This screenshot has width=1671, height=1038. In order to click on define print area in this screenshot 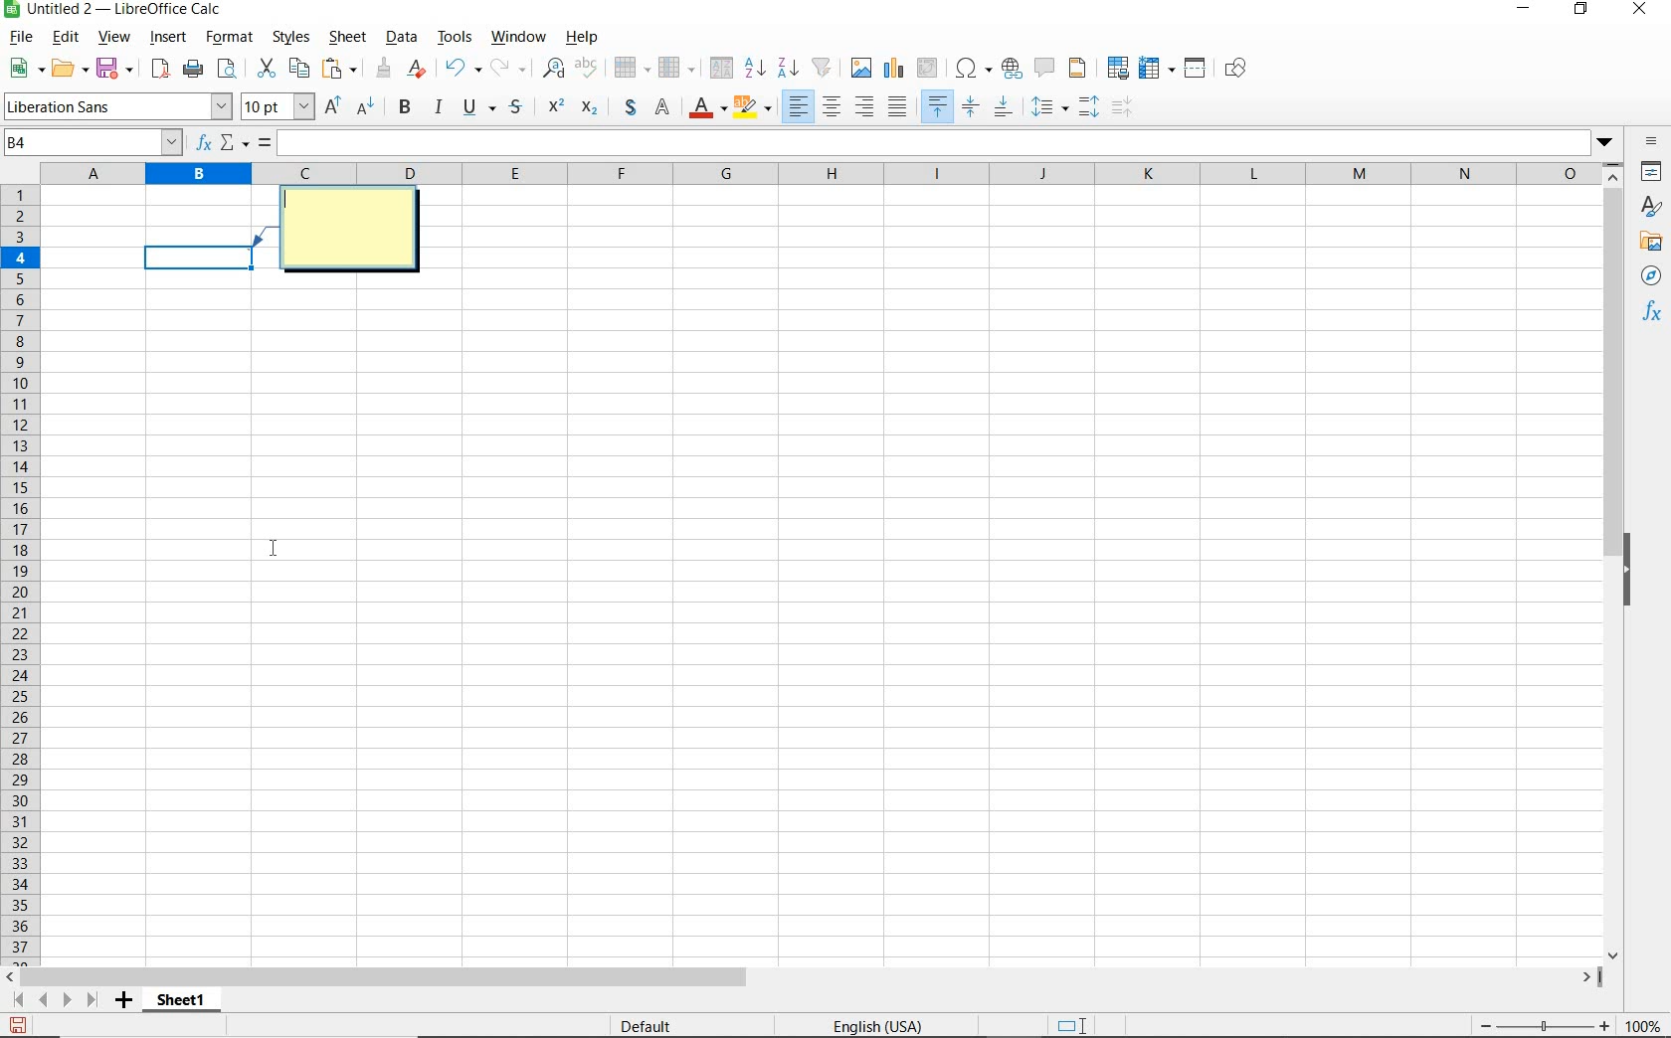, I will do `click(1118, 67)`.